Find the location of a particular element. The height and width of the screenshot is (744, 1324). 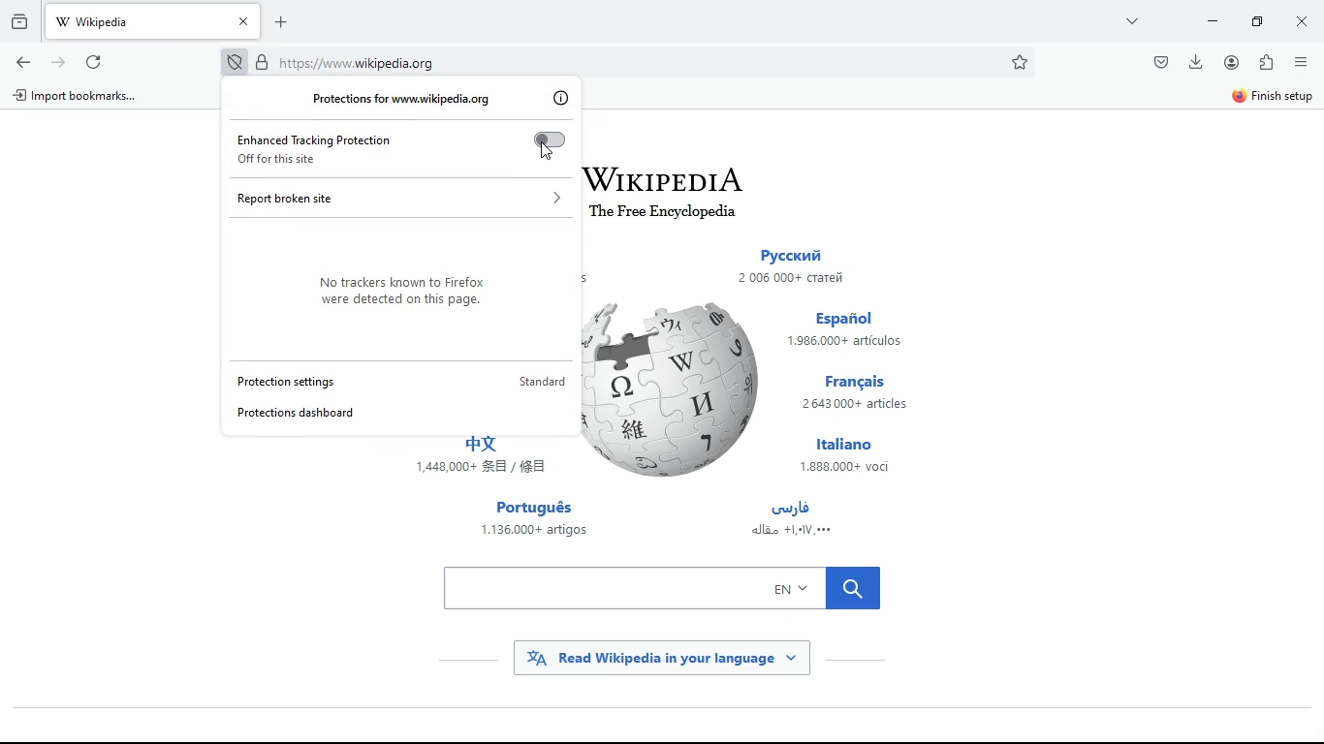

favorite is located at coordinates (1020, 63).